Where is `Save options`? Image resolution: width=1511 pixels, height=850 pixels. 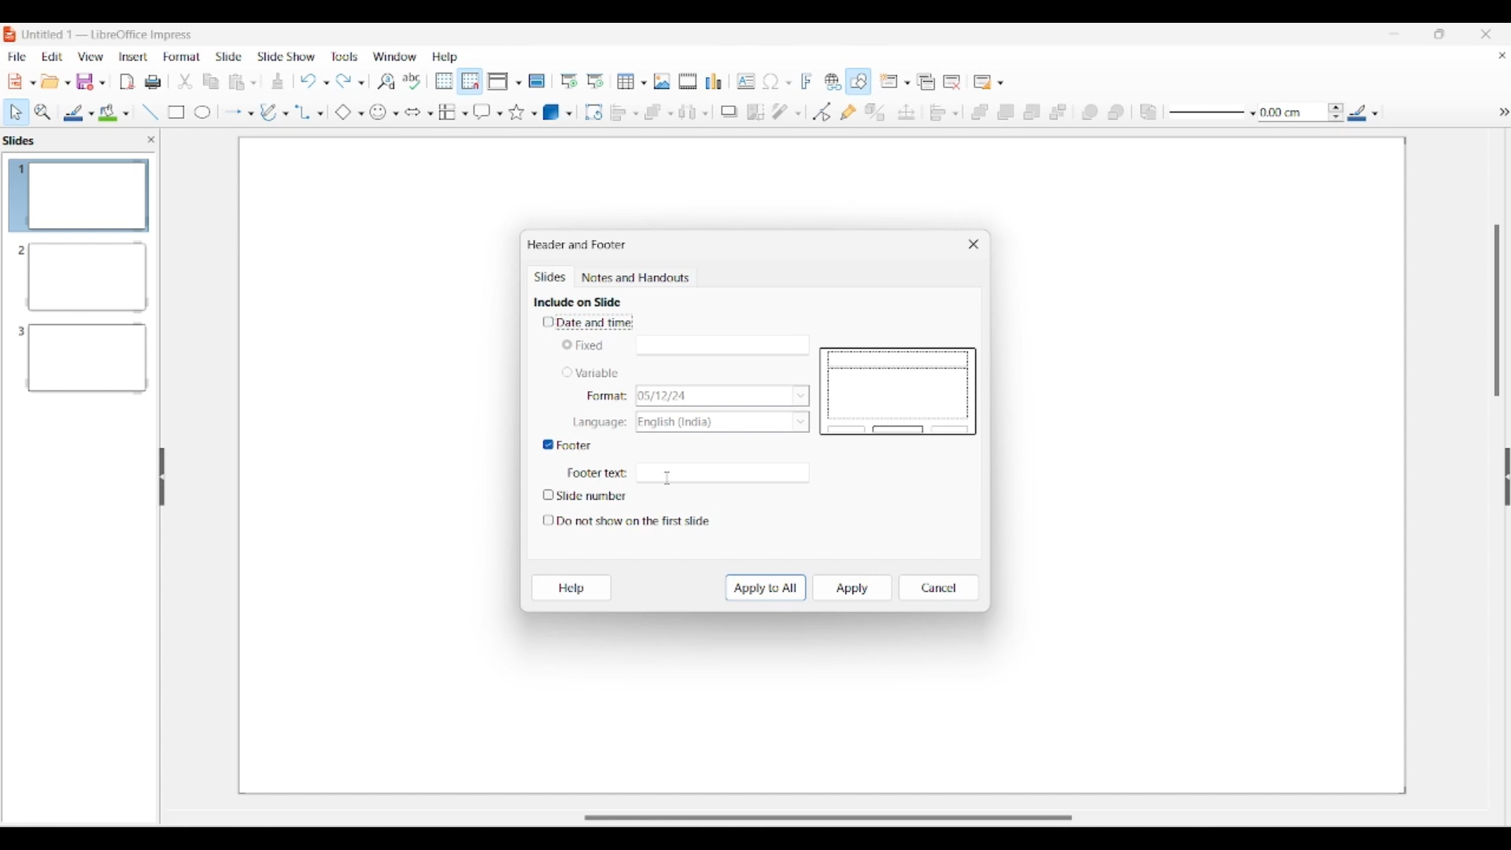
Save options is located at coordinates (91, 82).